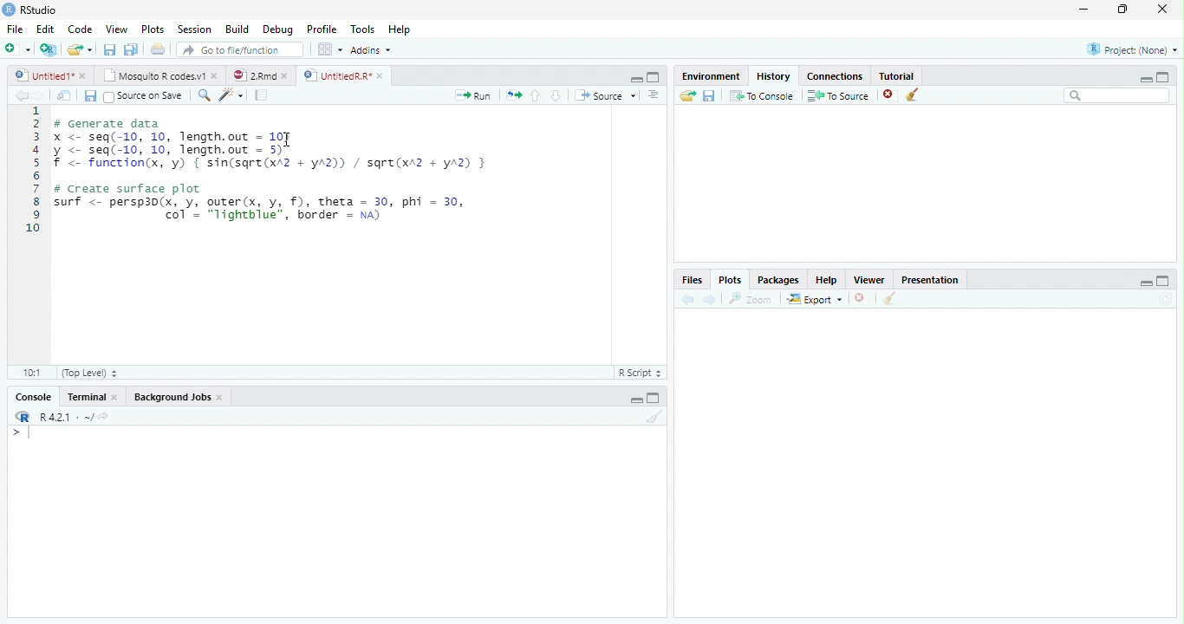 This screenshot has width=1184, height=624. Describe the element at coordinates (863, 298) in the screenshot. I see `Remove current plot` at that location.